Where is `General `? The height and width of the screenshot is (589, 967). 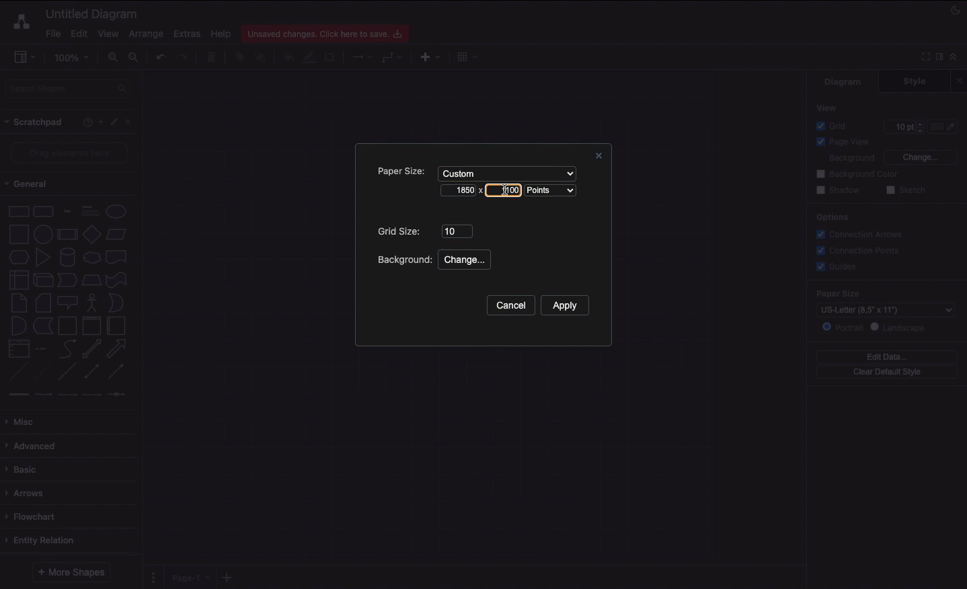
General  is located at coordinates (34, 184).